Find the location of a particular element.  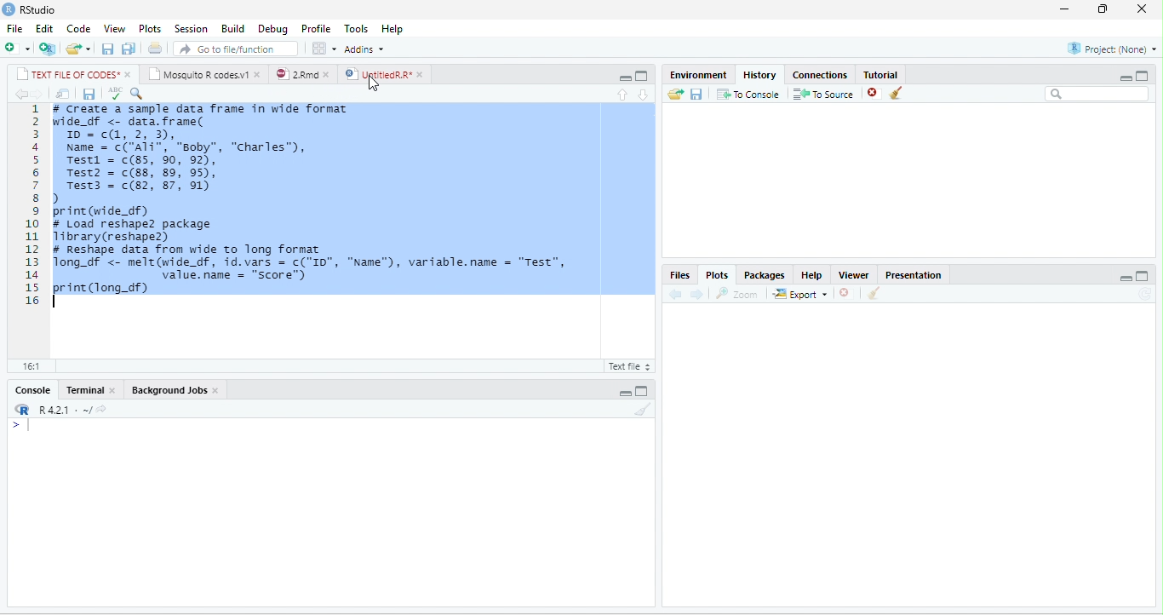

Plots is located at coordinates (151, 29).